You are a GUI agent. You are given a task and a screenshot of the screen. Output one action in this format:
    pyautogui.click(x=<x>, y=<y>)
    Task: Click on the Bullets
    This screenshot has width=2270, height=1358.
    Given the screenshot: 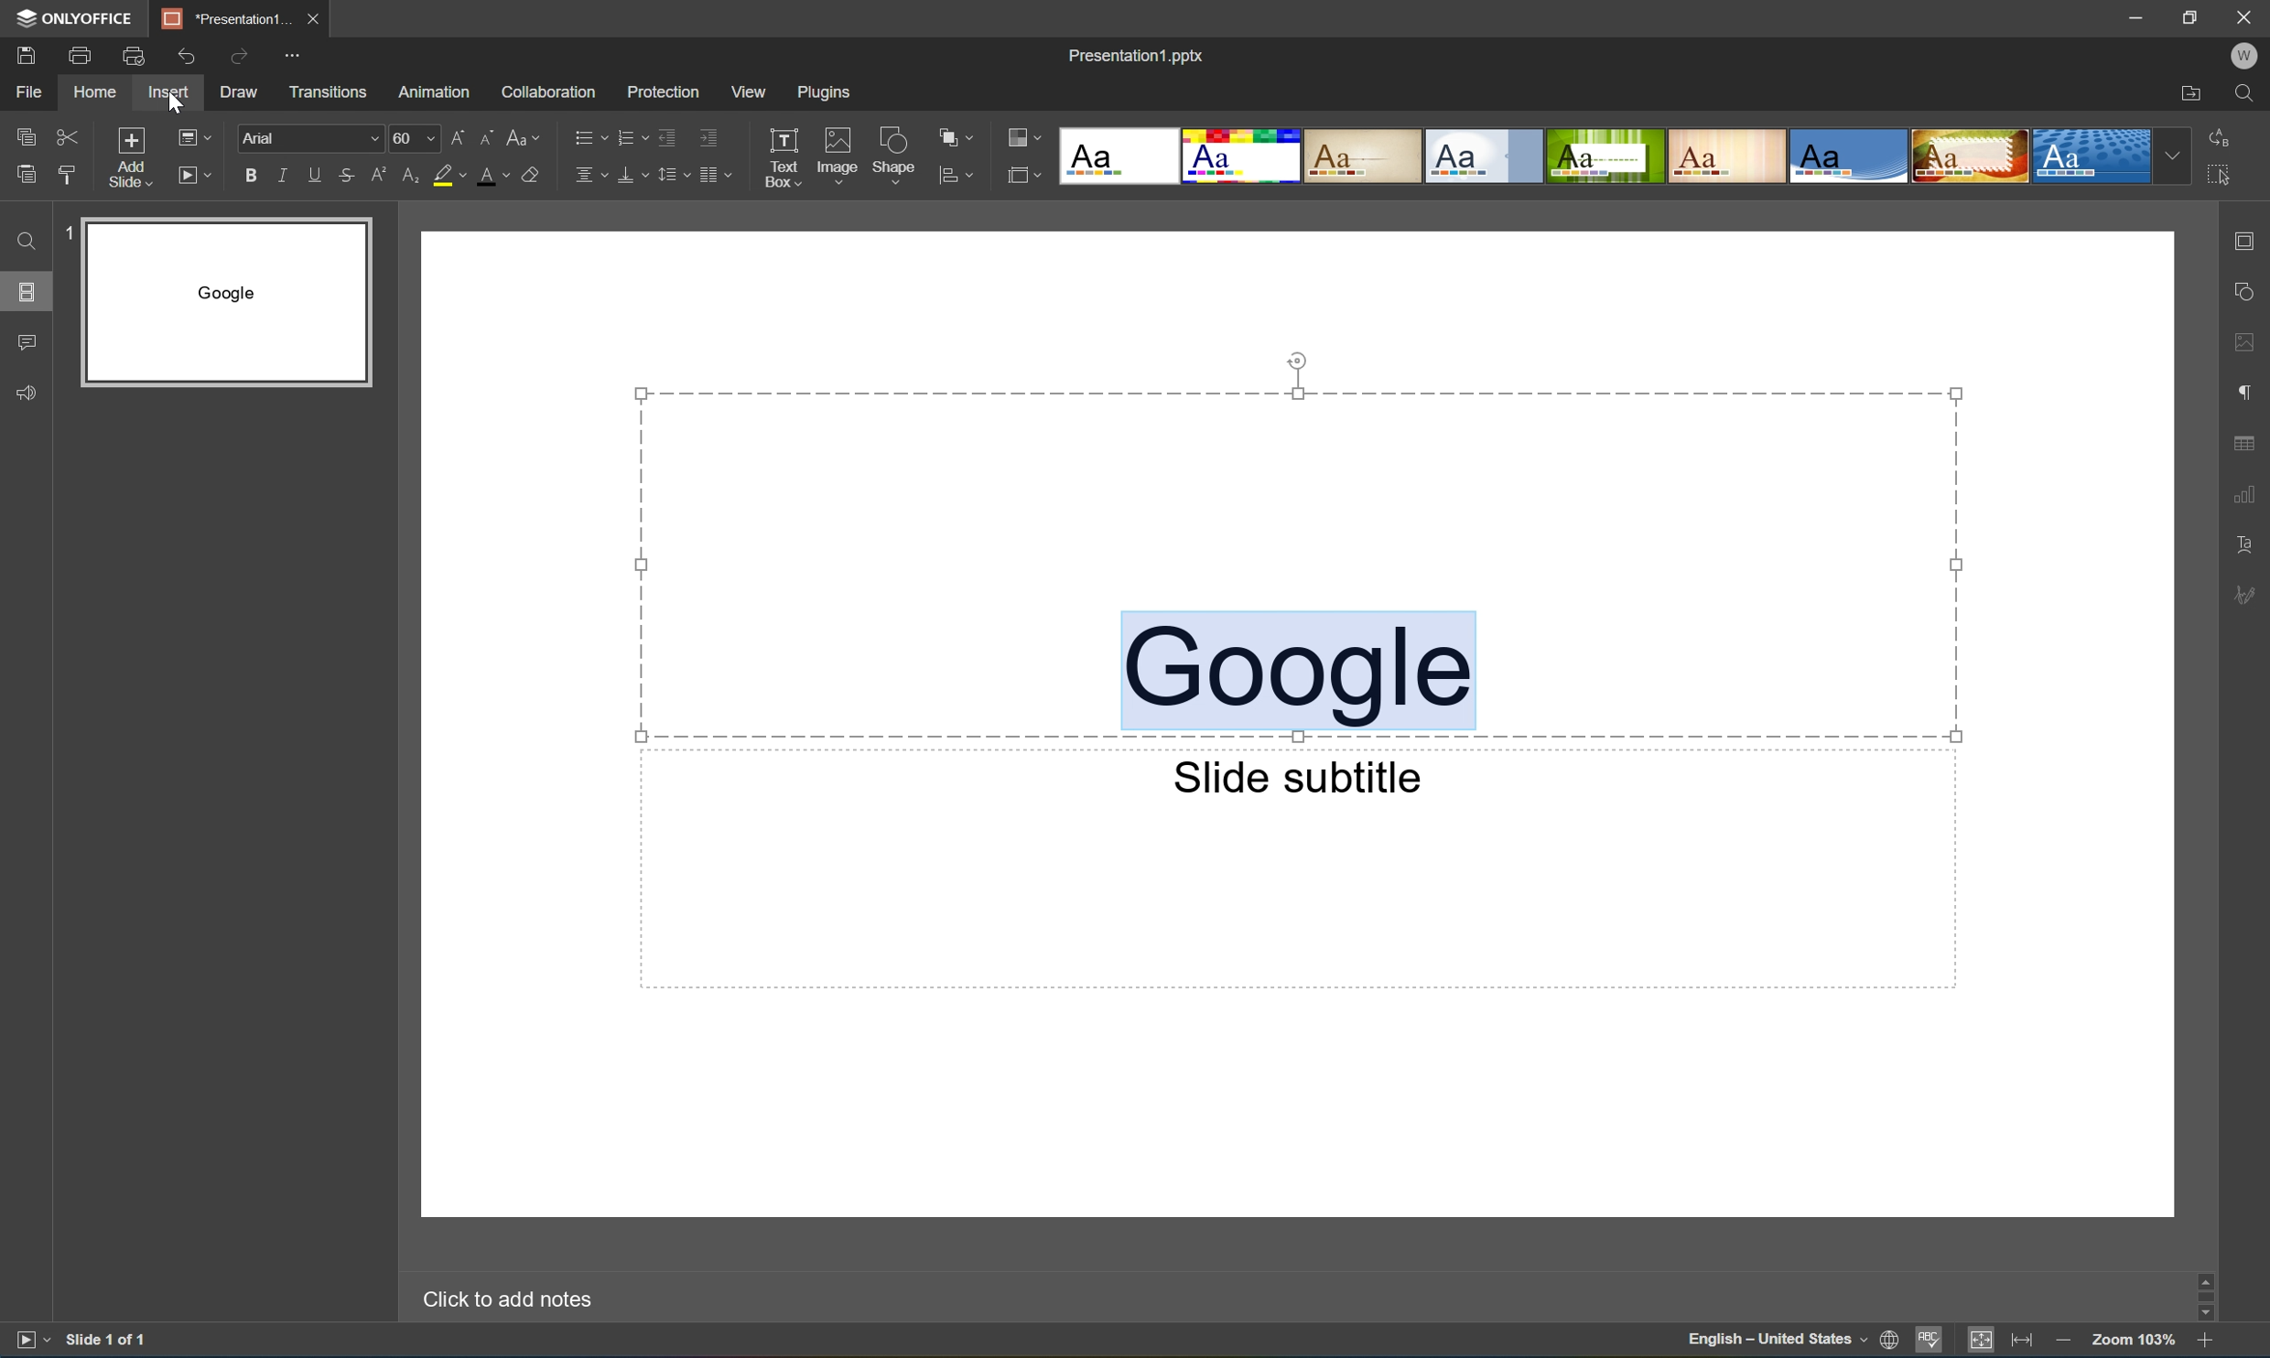 What is the action you would take?
    pyautogui.click(x=587, y=138)
    